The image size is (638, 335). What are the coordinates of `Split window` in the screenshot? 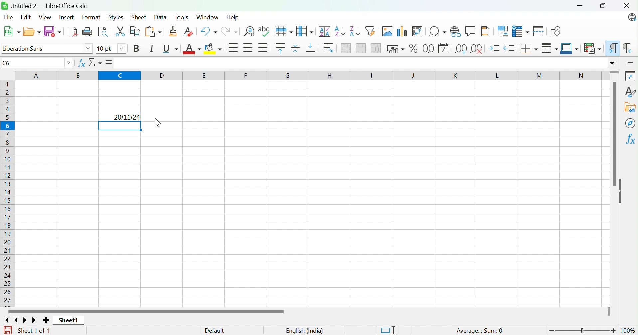 It's located at (539, 31).